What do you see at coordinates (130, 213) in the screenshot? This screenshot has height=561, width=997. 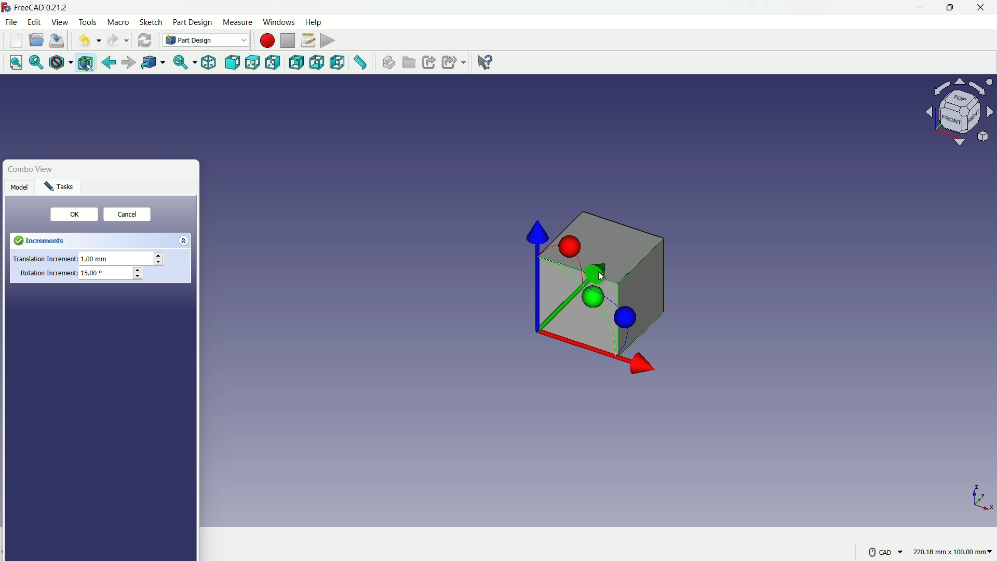 I see `Cancel` at bounding box center [130, 213].